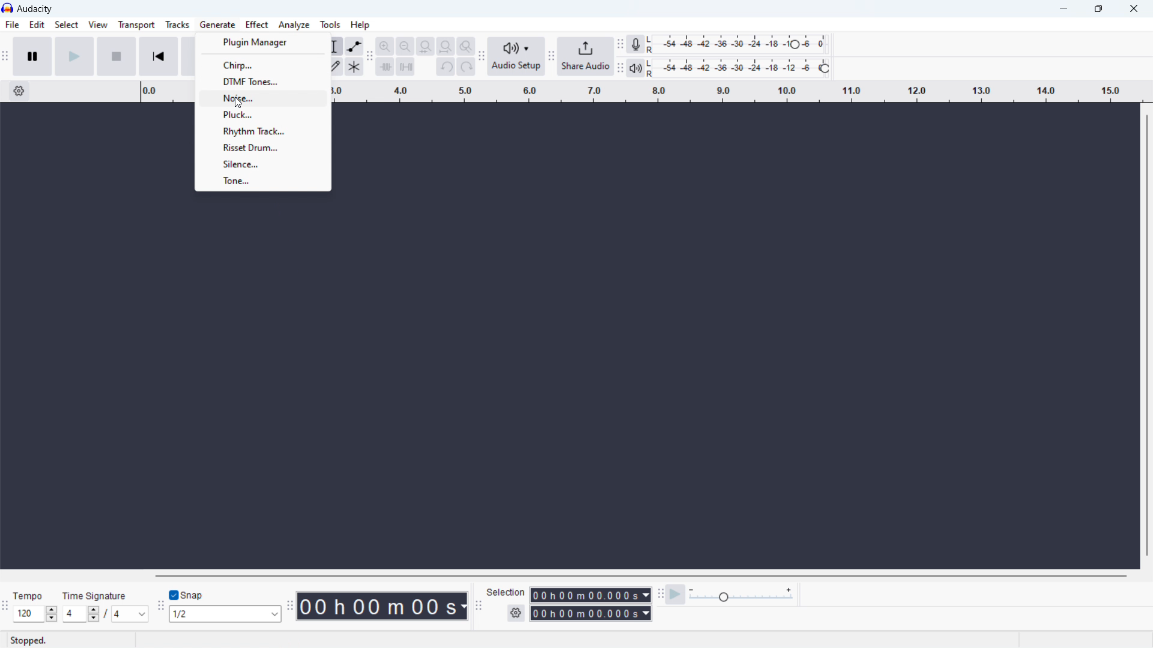 The width and height of the screenshot is (1153, 648). What do you see at coordinates (36, 9) in the screenshot?
I see `title` at bounding box center [36, 9].